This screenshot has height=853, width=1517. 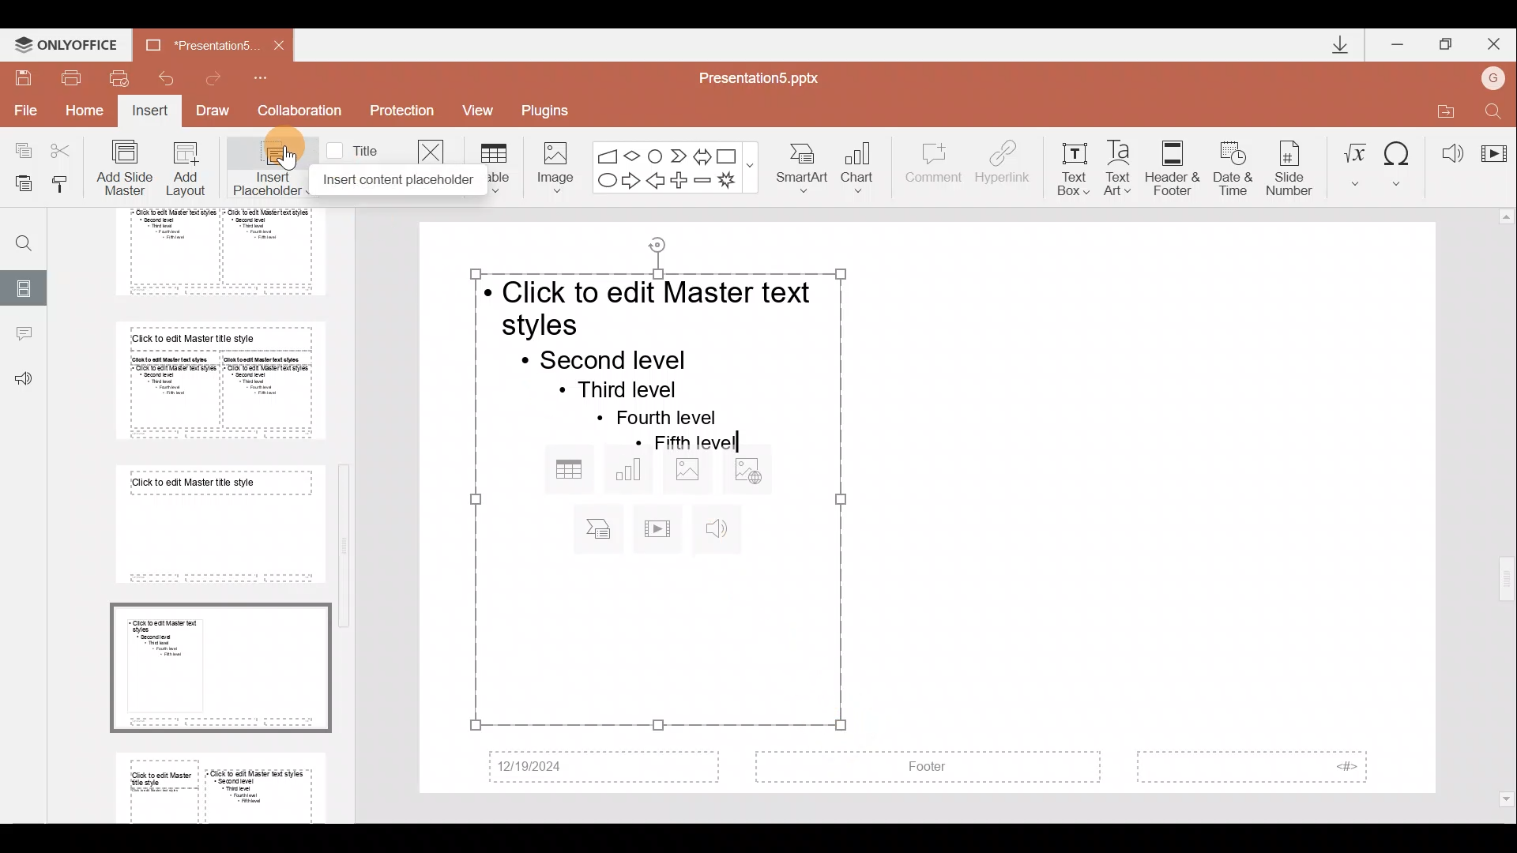 I want to click on Left arrow, so click(x=657, y=182).